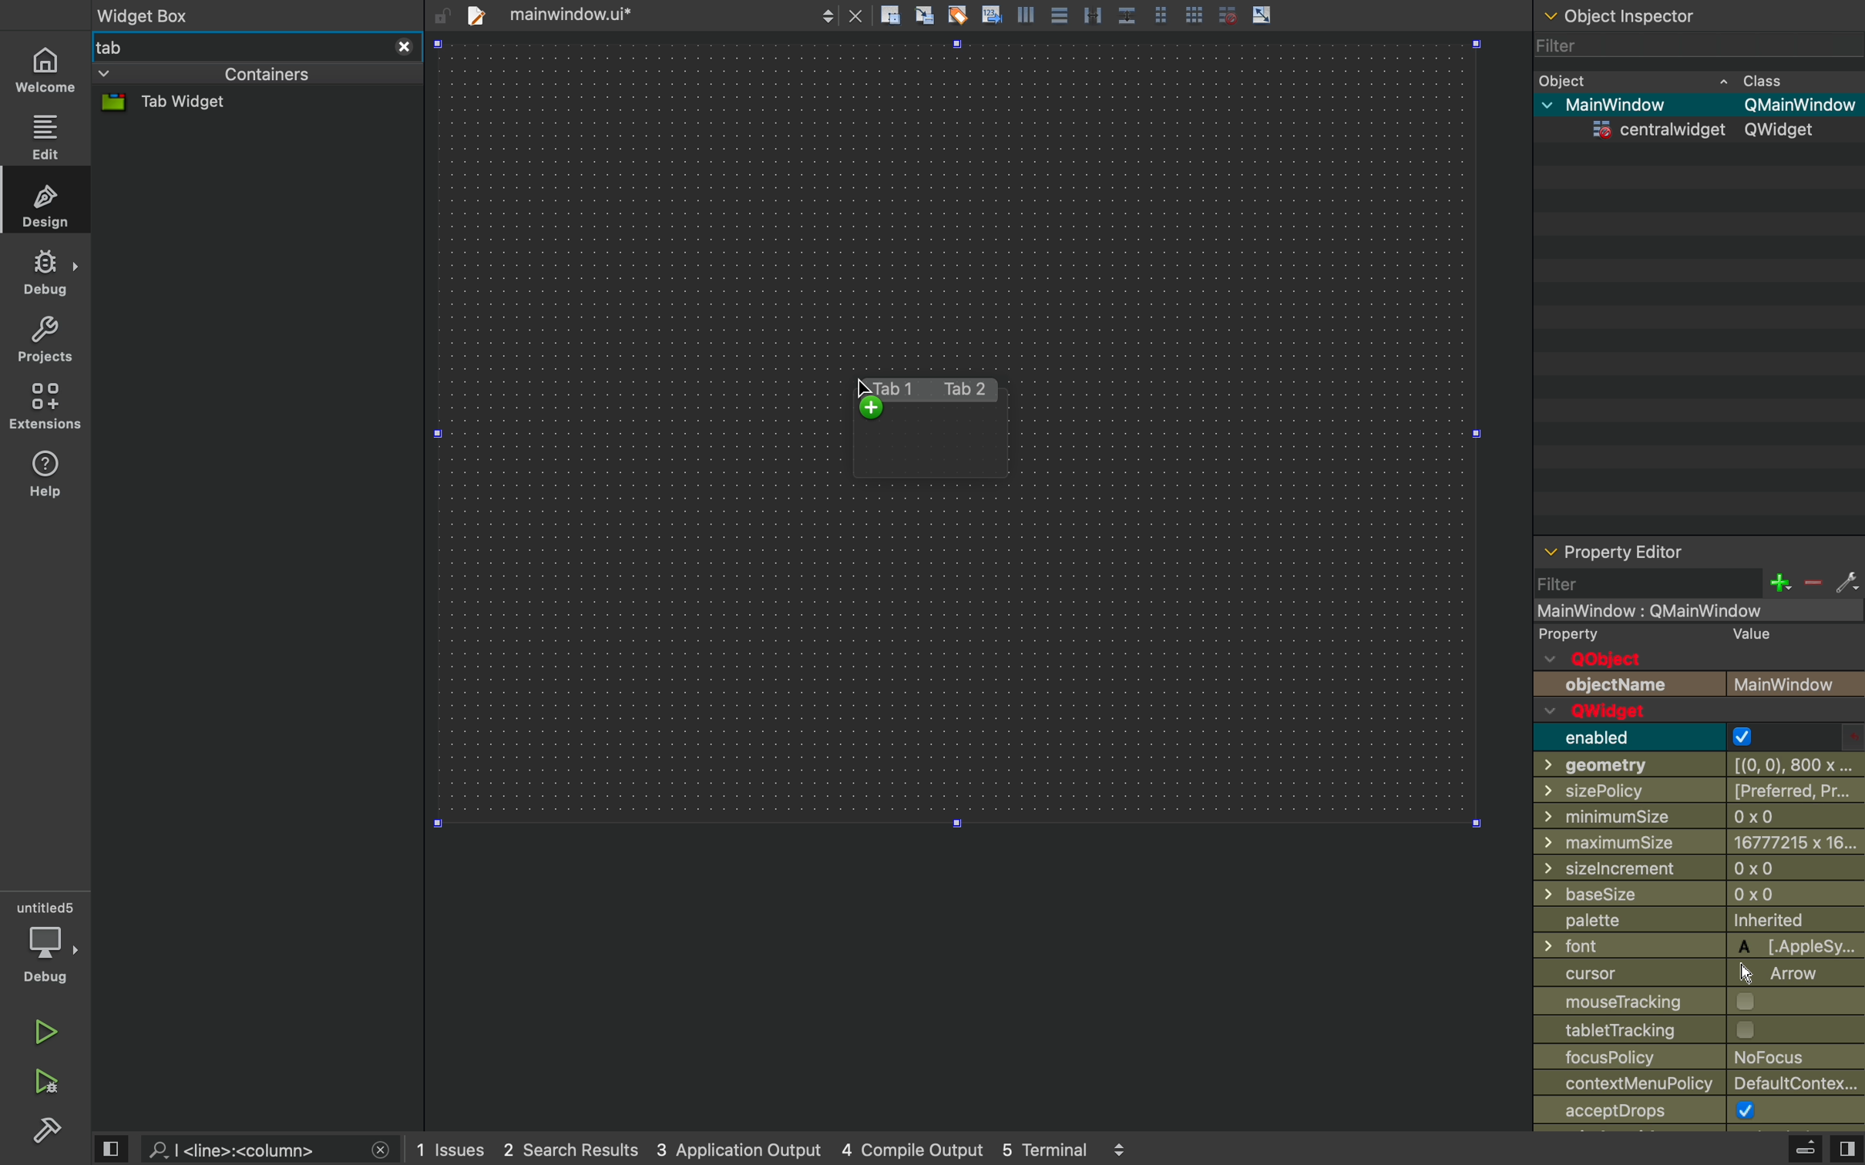 This screenshot has height=1165, width=1865. What do you see at coordinates (1161, 14) in the screenshot?
I see `grid view medium` at bounding box center [1161, 14].